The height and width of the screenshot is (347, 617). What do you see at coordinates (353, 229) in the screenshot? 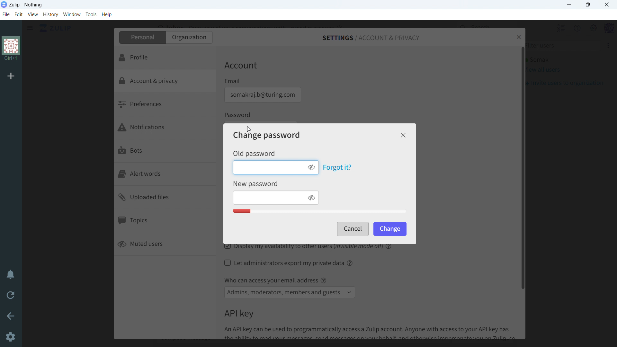
I see `cancel` at bounding box center [353, 229].